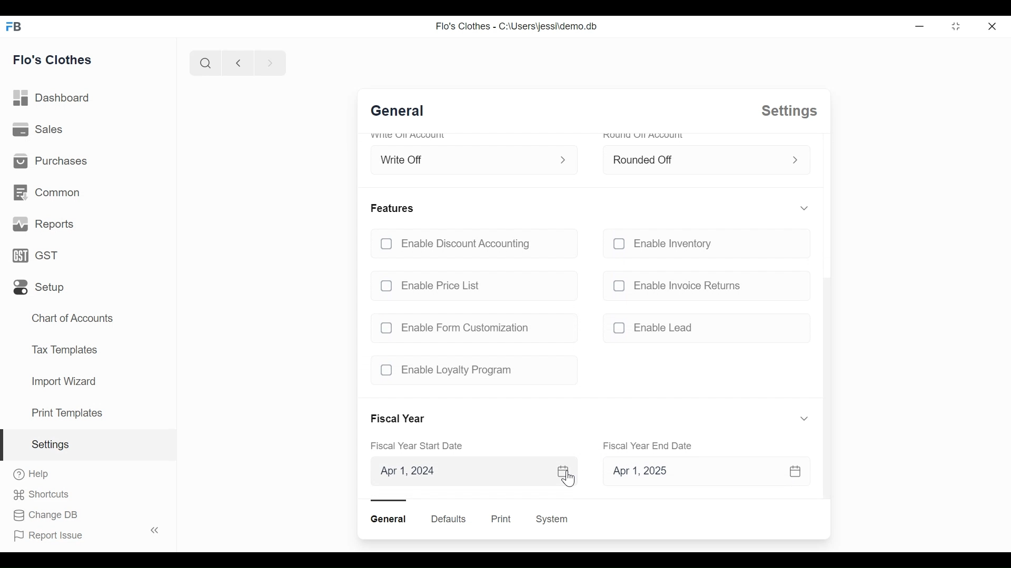 This screenshot has height=568, width=1011. Describe the element at coordinates (39, 256) in the screenshot. I see `GST` at that location.